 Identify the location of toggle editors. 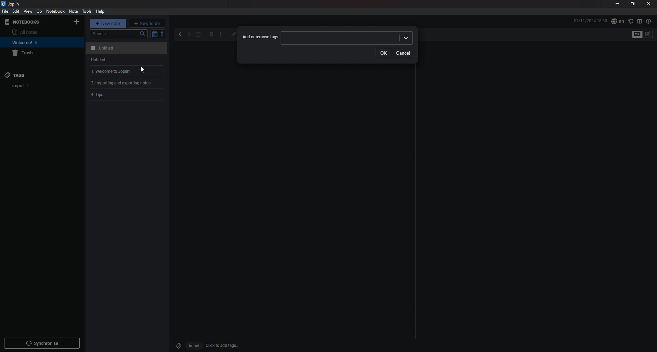
(648, 34).